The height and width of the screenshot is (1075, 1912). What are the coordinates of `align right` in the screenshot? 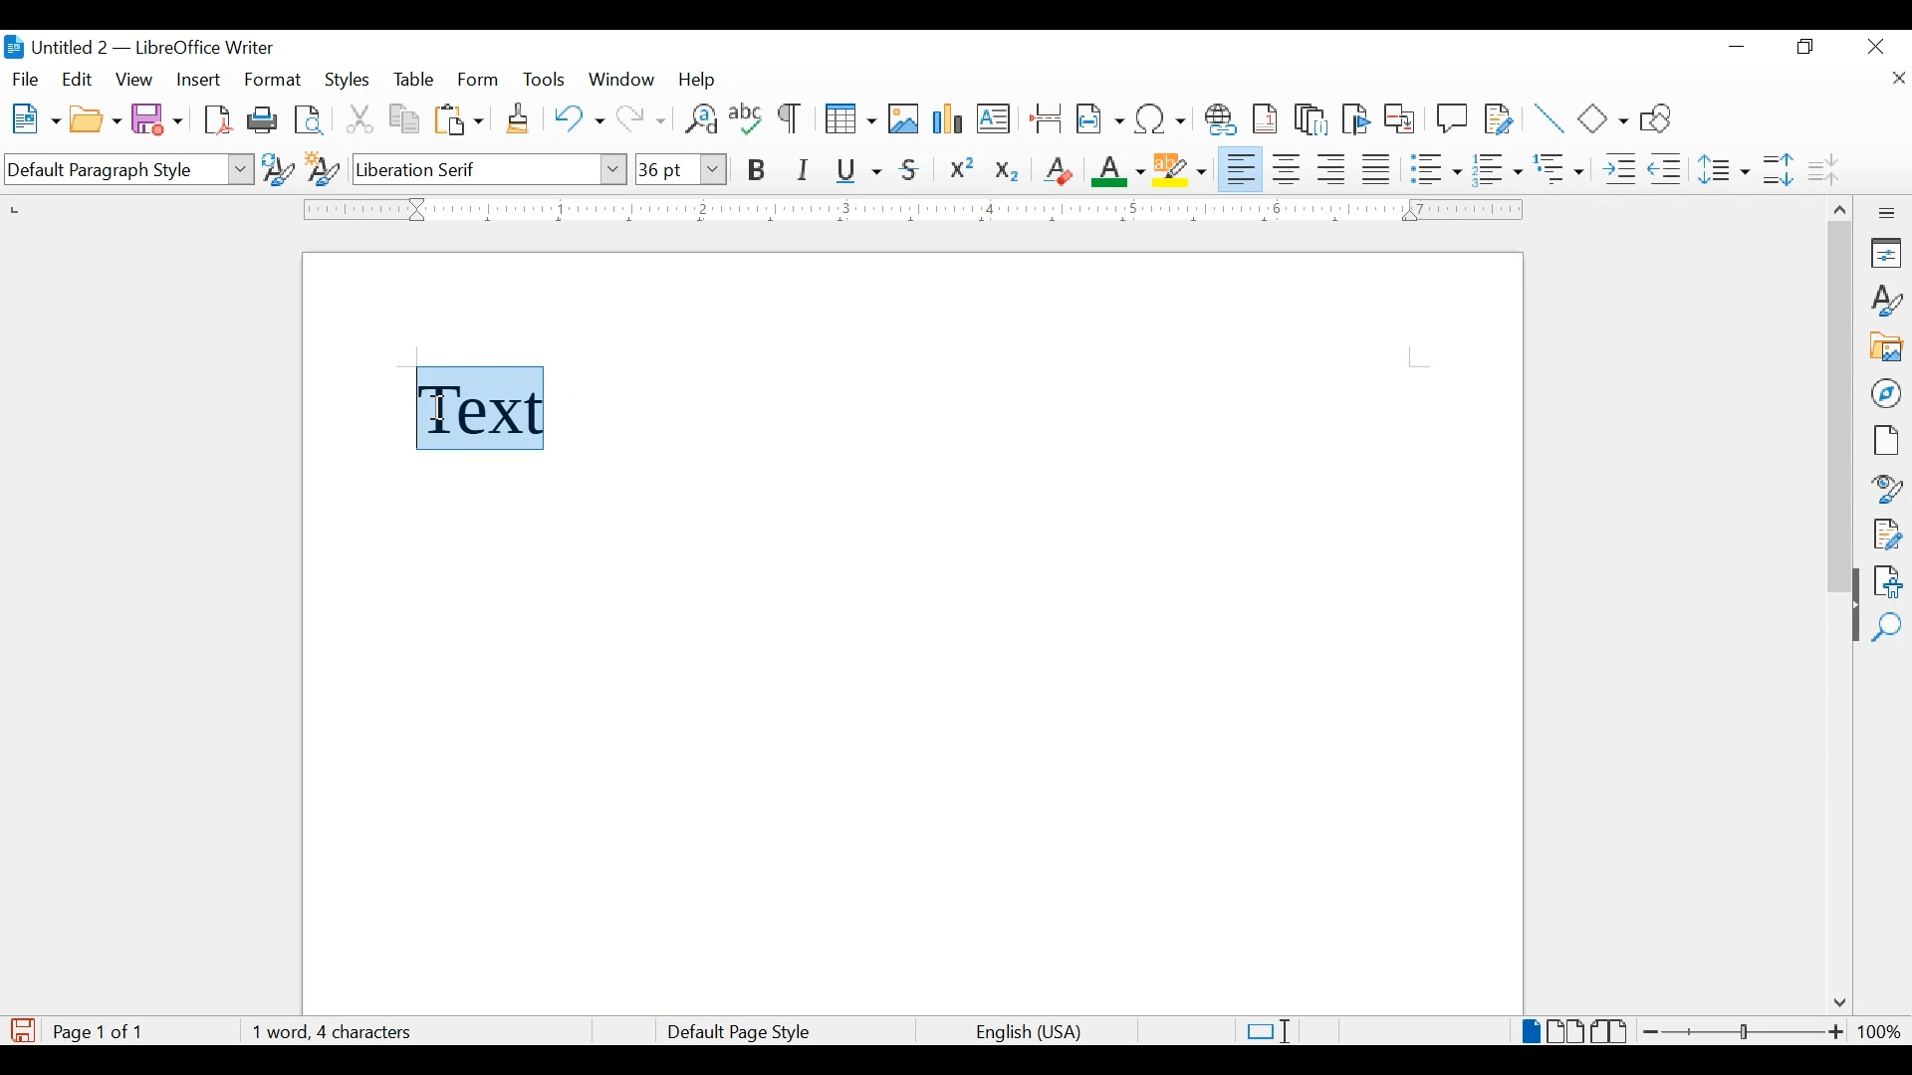 It's located at (1332, 169).